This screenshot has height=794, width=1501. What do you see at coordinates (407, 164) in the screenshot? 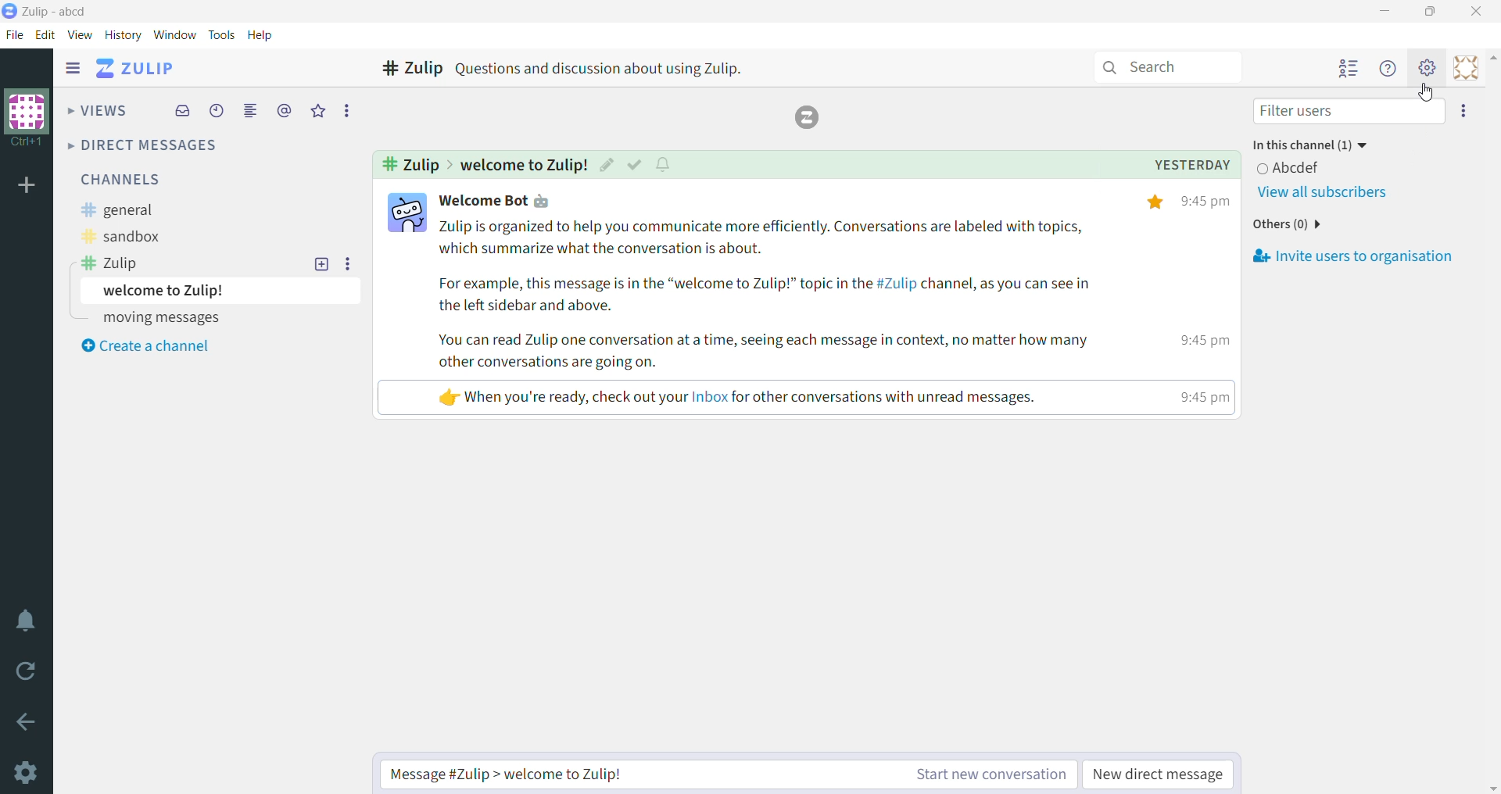
I see `Selected Channel` at bounding box center [407, 164].